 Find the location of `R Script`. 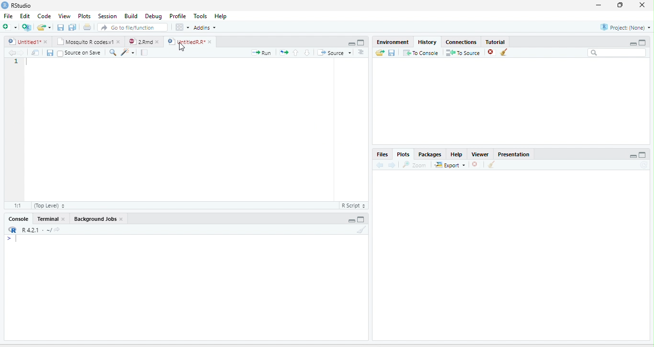

R Script is located at coordinates (354, 206).